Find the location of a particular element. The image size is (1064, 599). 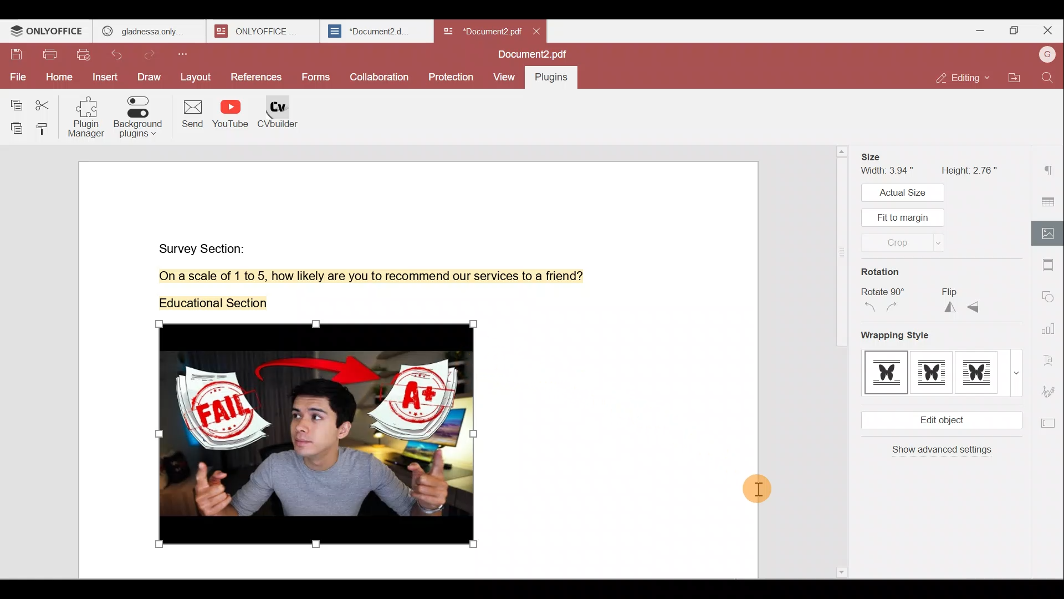

Header & footer settings is located at coordinates (1051, 264).